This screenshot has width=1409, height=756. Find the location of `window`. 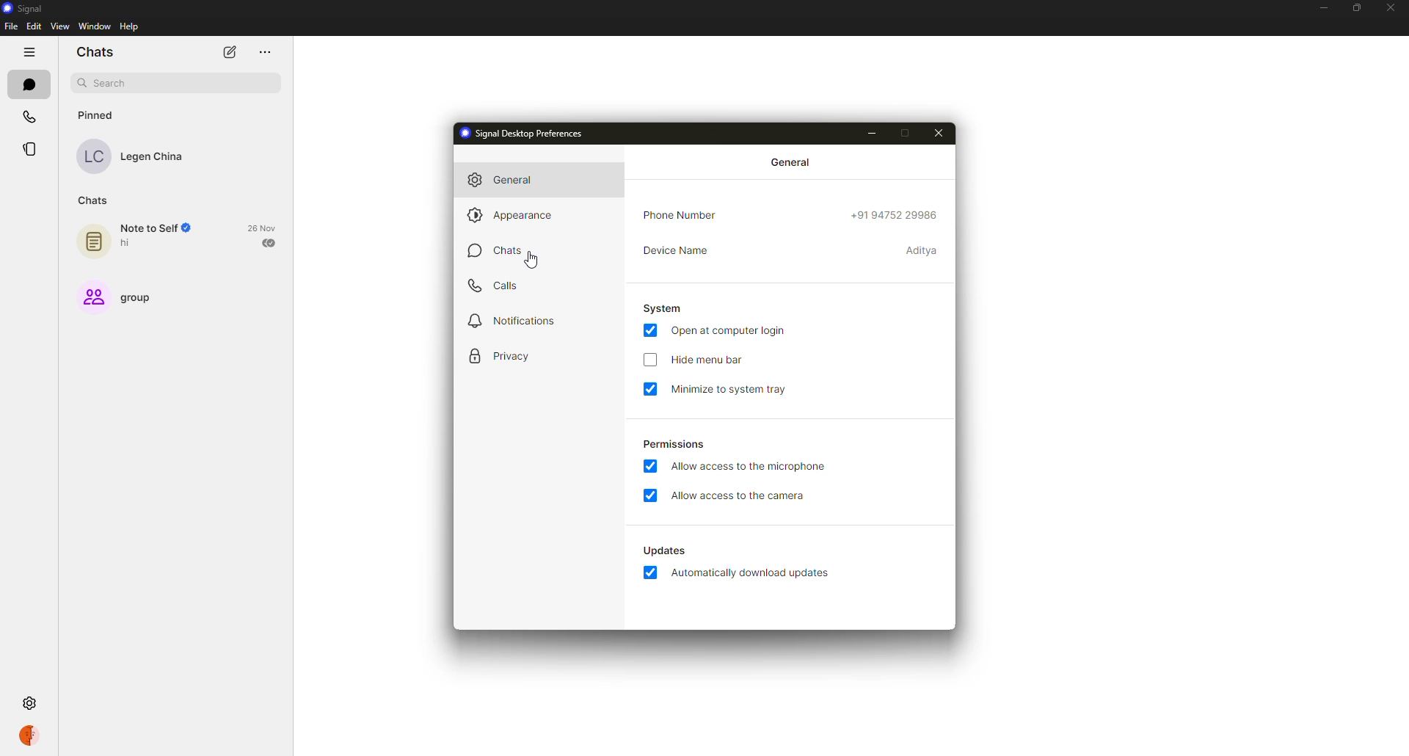

window is located at coordinates (95, 26).